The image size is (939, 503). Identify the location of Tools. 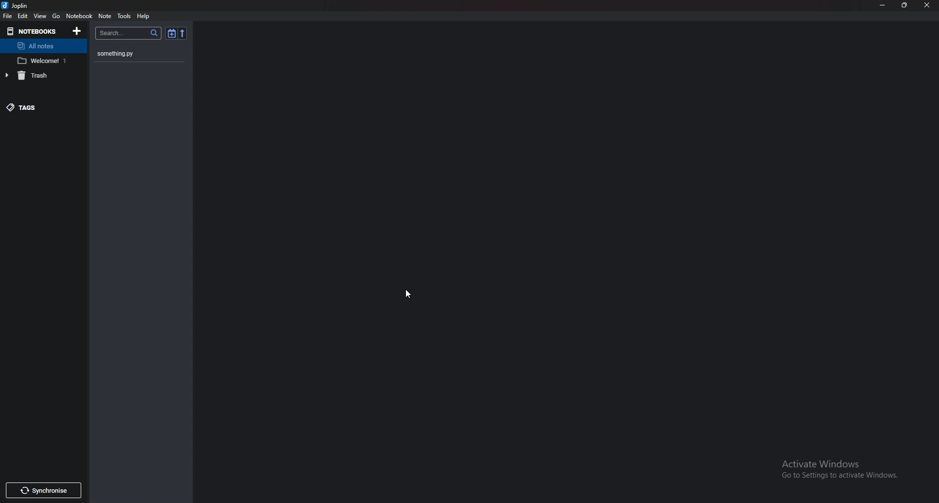
(124, 16).